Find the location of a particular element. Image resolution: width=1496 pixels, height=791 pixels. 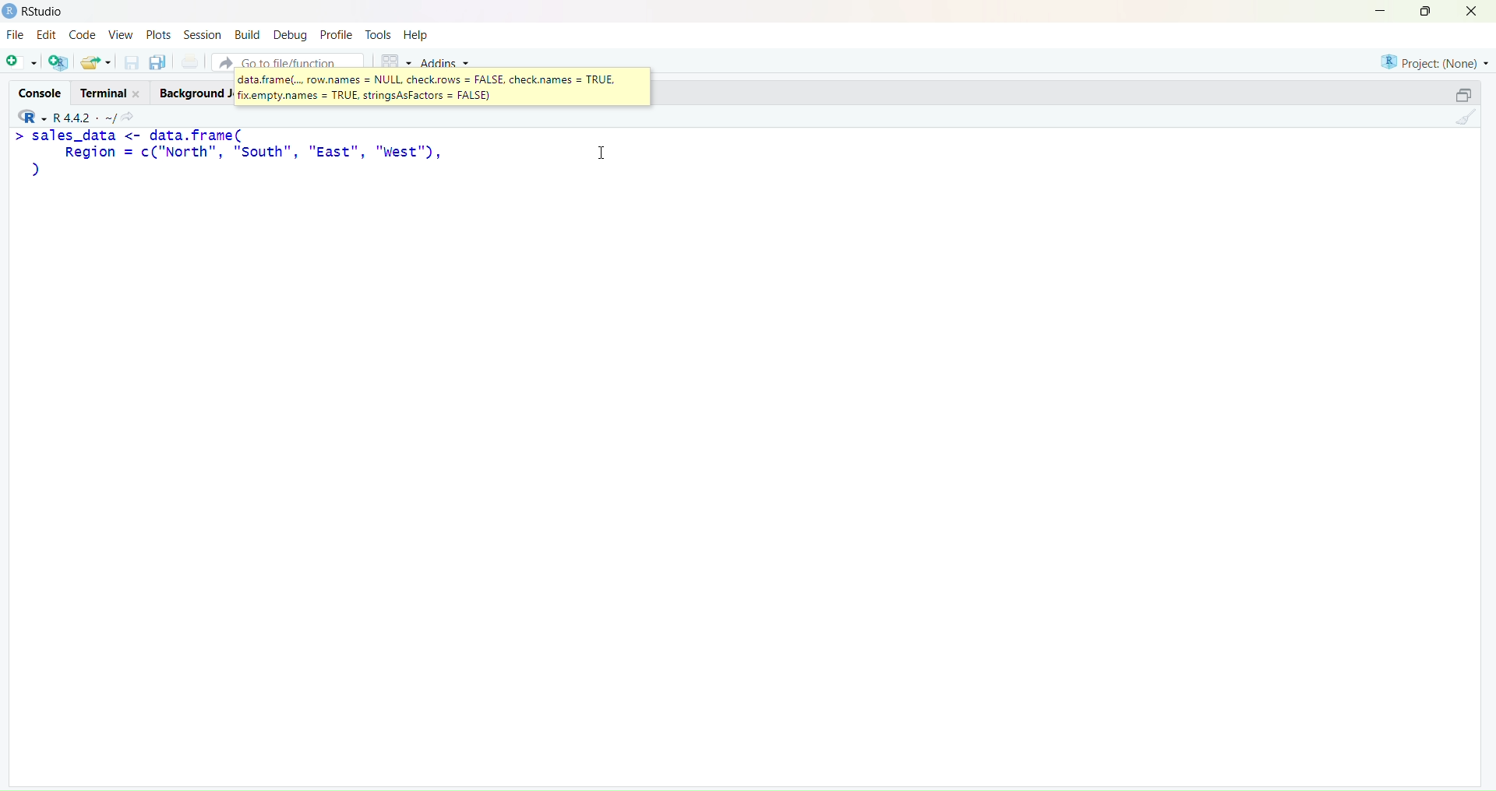

Help is located at coordinates (418, 36).